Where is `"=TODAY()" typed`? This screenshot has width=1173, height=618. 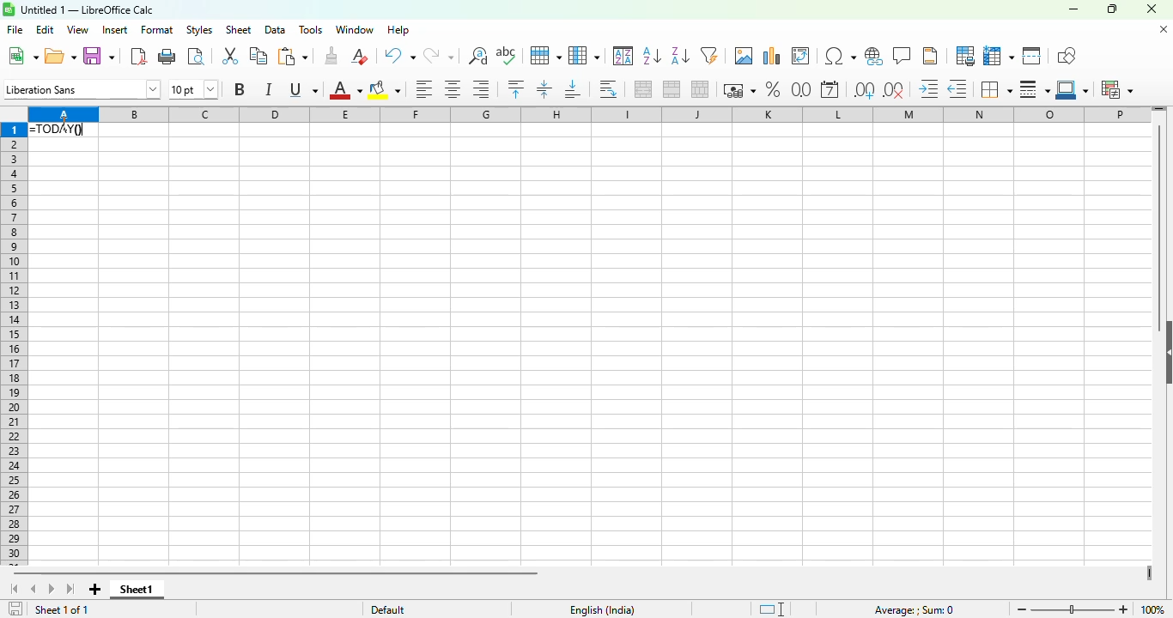 "=TODAY()" typed is located at coordinates (64, 130).